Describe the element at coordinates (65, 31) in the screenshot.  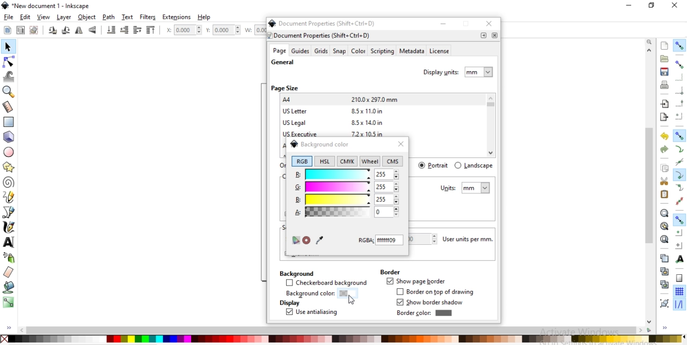
I see `rotate 90 clockwise` at that location.